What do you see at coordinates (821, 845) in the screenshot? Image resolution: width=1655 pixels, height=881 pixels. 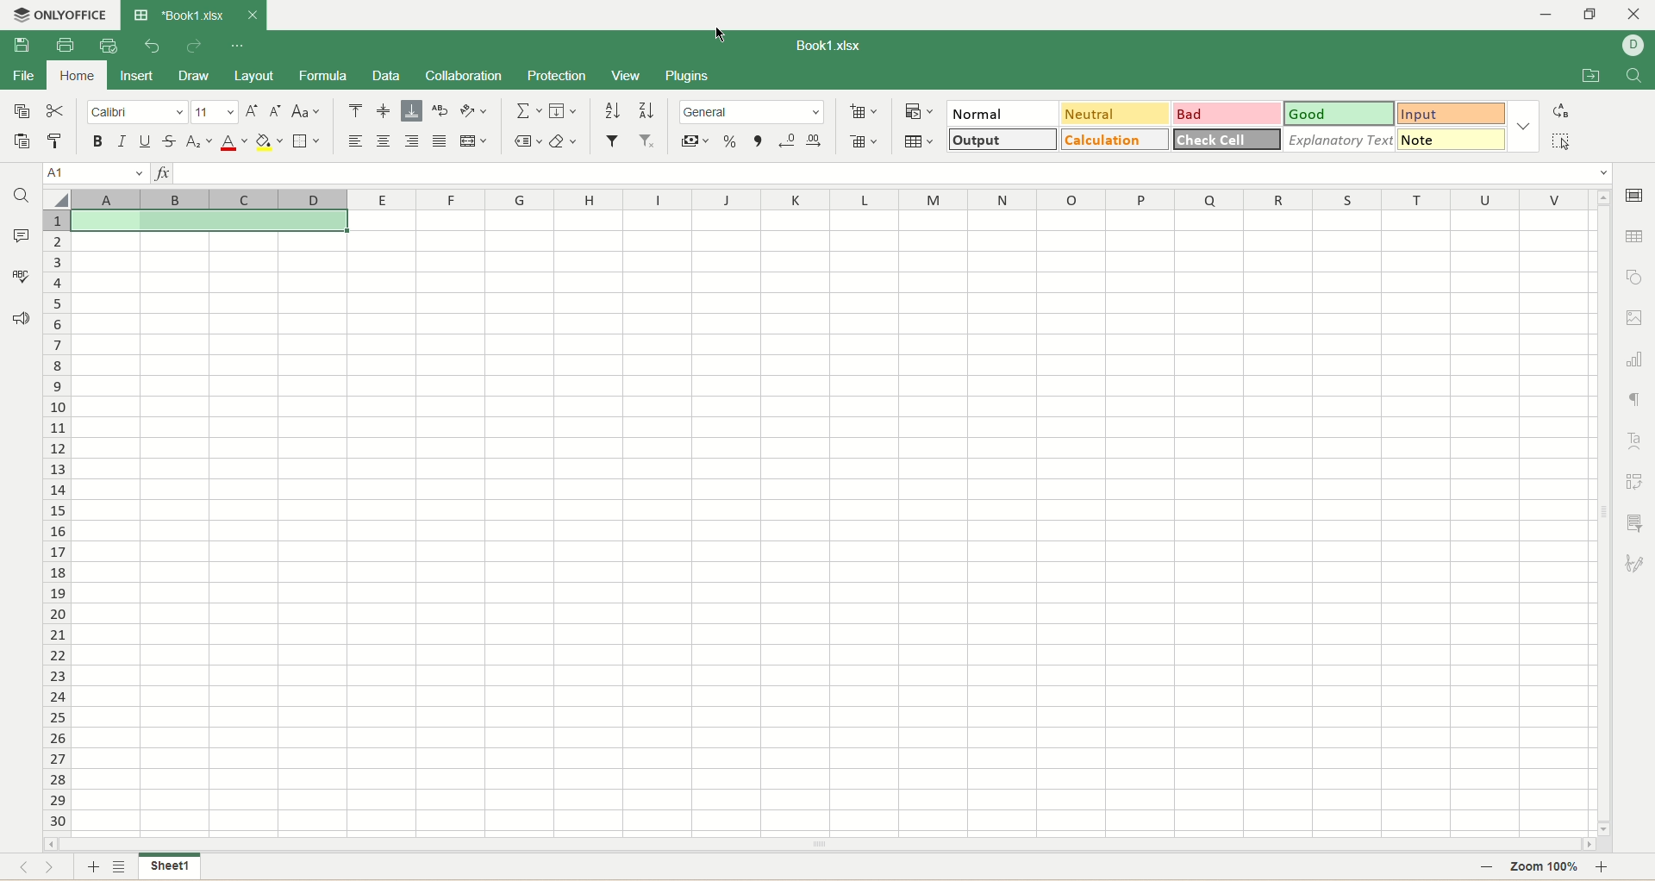 I see `horizontal scroll bar` at bounding box center [821, 845].